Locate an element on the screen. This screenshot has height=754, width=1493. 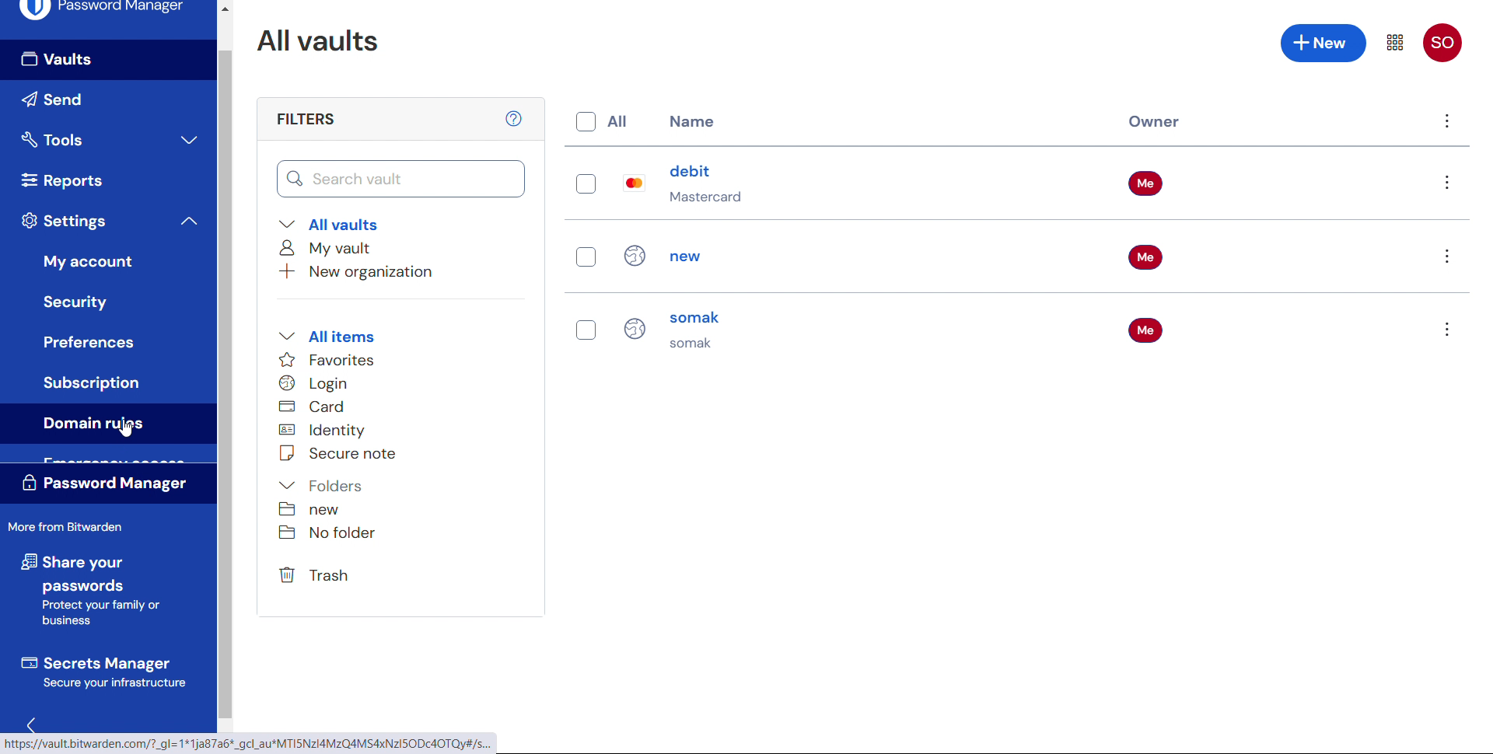
Password manager  is located at coordinates (101, 12).